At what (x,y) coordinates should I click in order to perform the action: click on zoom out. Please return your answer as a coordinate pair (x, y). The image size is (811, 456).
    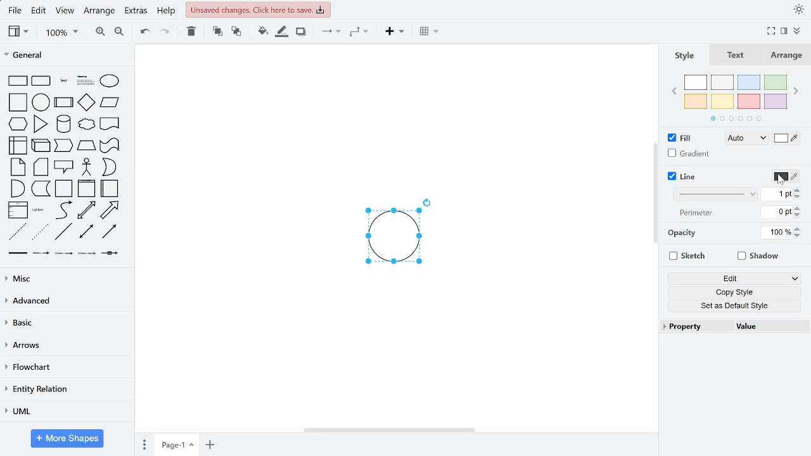
    Looking at the image, I should click on (119, 33).